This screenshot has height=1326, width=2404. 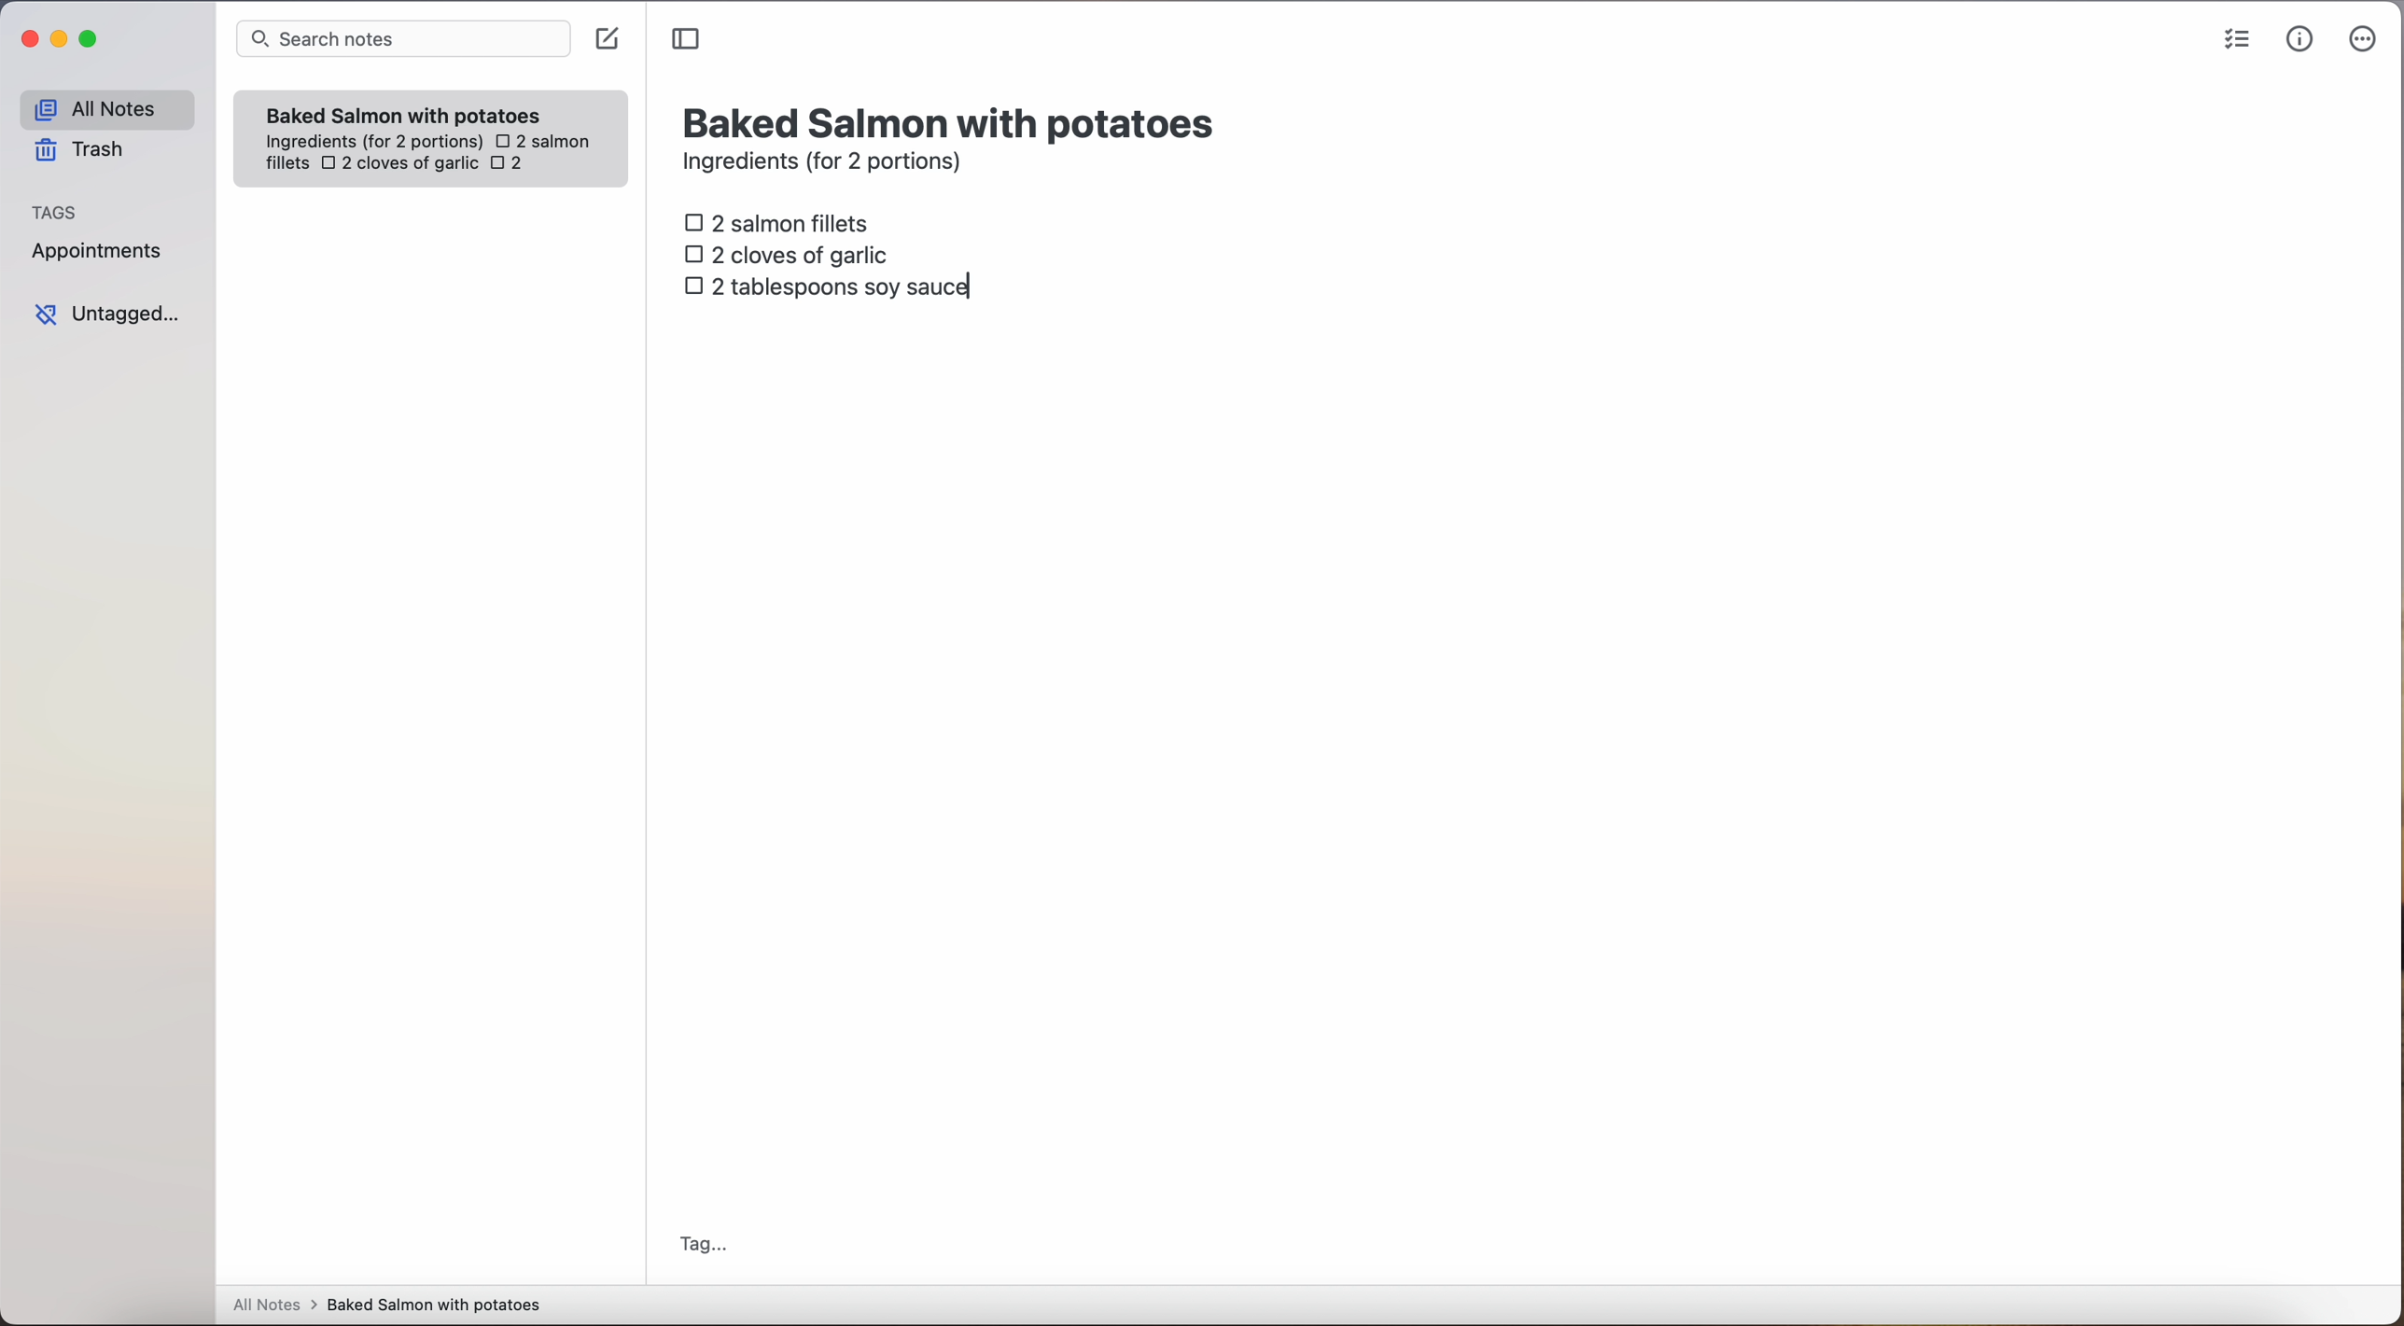 What do you see at coordinates (540, 138) in the screenshot?
I see `2 salmon` at bounding box center [540, 138].